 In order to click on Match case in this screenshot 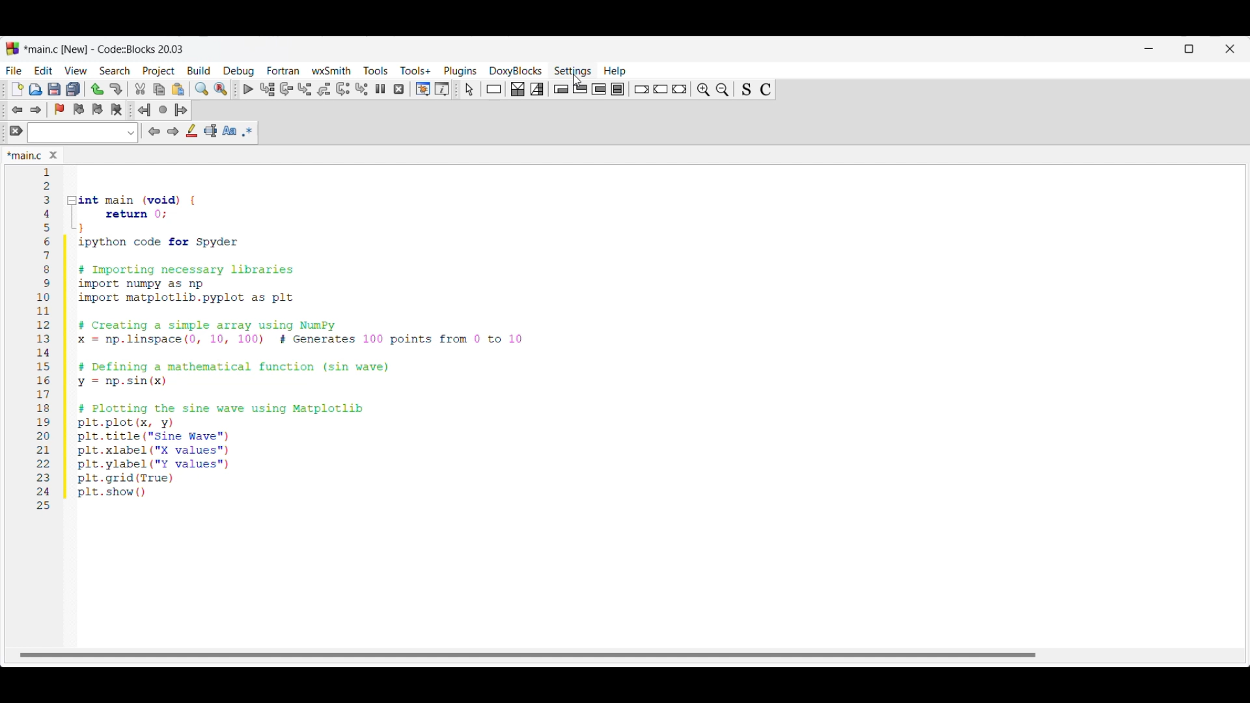, I will do `click(229, 130)`.